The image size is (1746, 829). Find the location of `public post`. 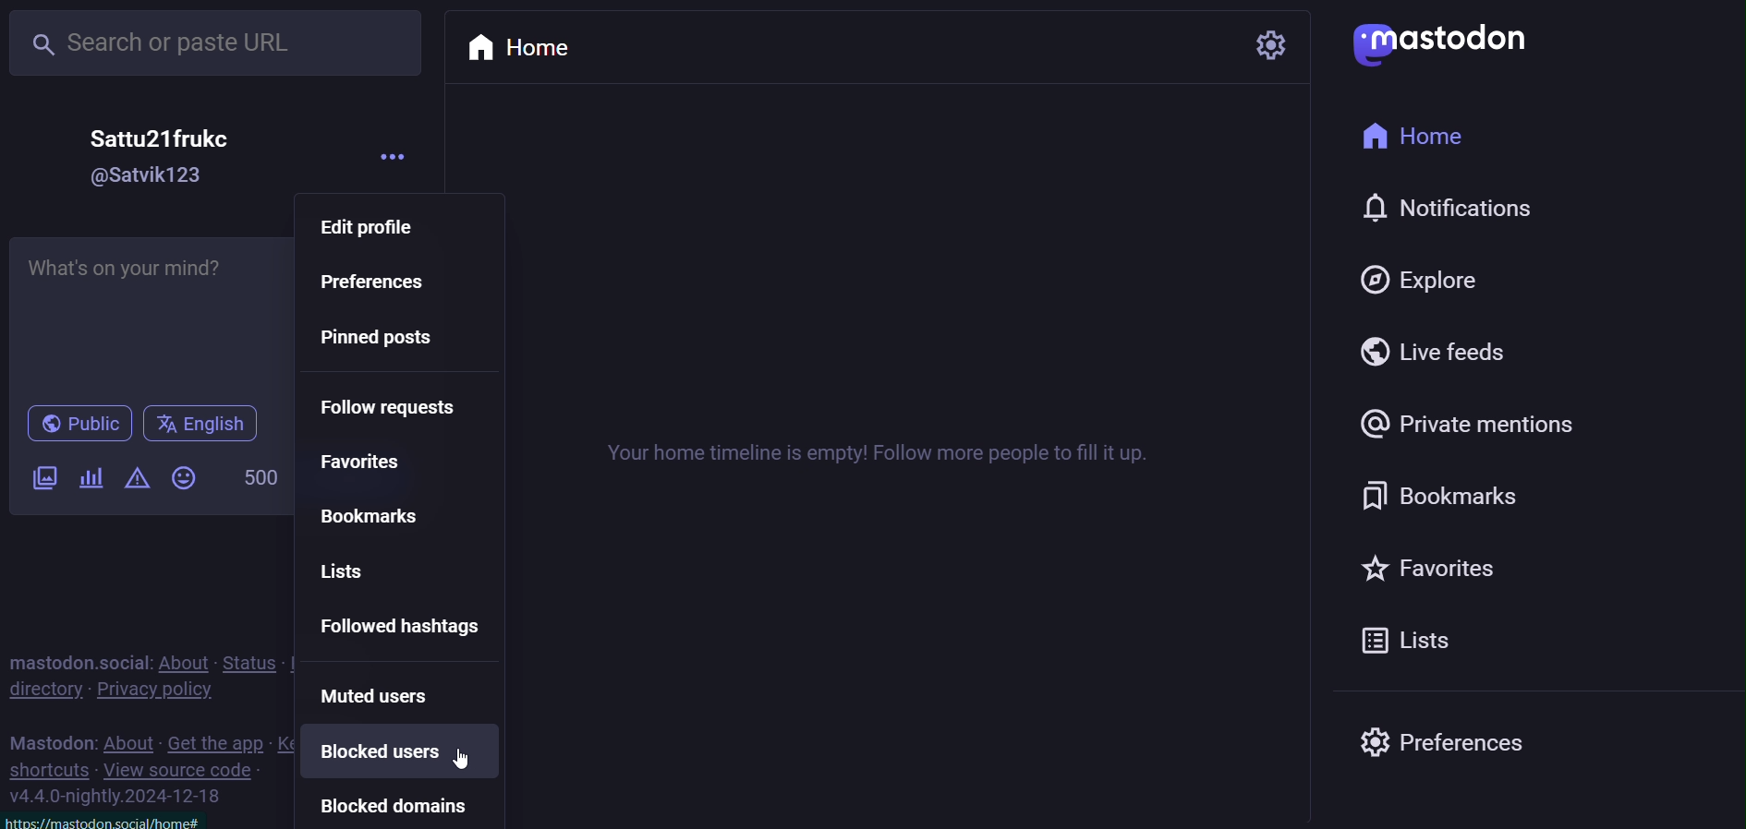

public post is located at coordinates (75, 423).